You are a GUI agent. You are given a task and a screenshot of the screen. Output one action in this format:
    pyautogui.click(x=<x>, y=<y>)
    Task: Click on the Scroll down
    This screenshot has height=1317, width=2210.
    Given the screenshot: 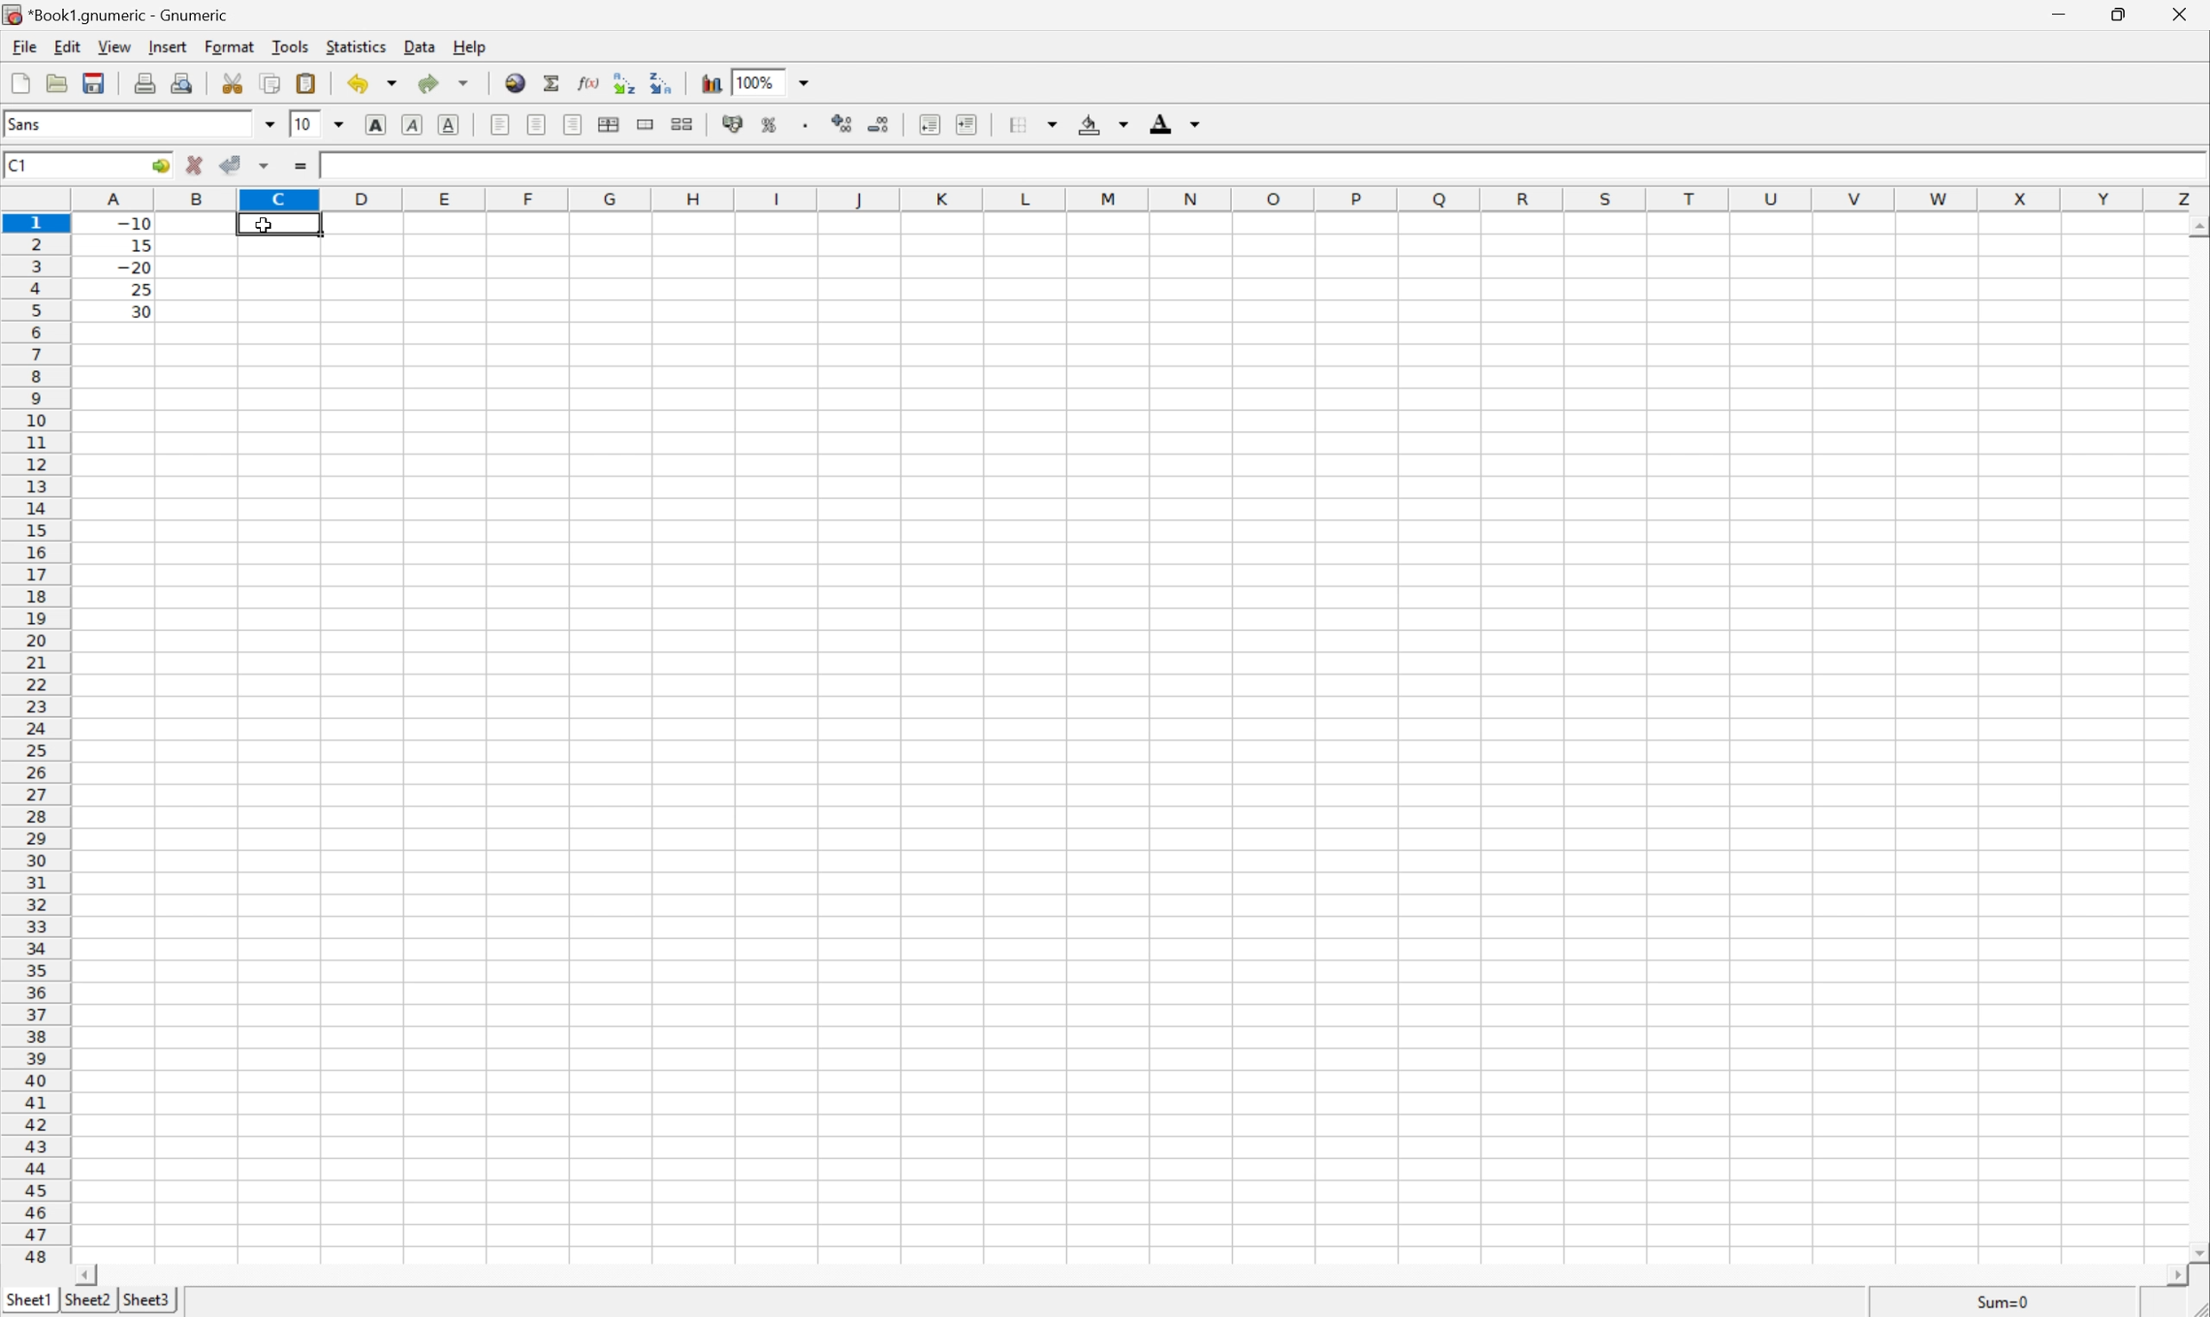 What is the action you would take?
    pyautogui.click(x=2196, y=1250)
    